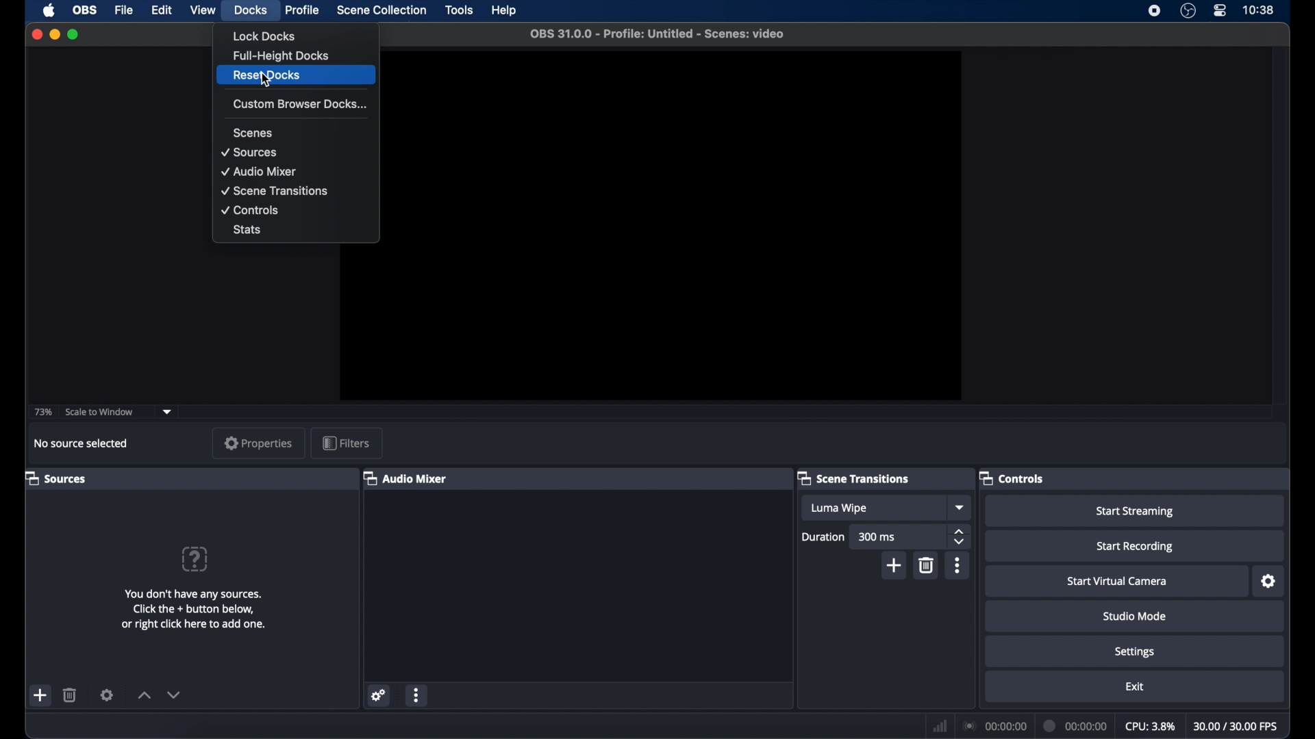  I want to click on close, so click(36, 34).